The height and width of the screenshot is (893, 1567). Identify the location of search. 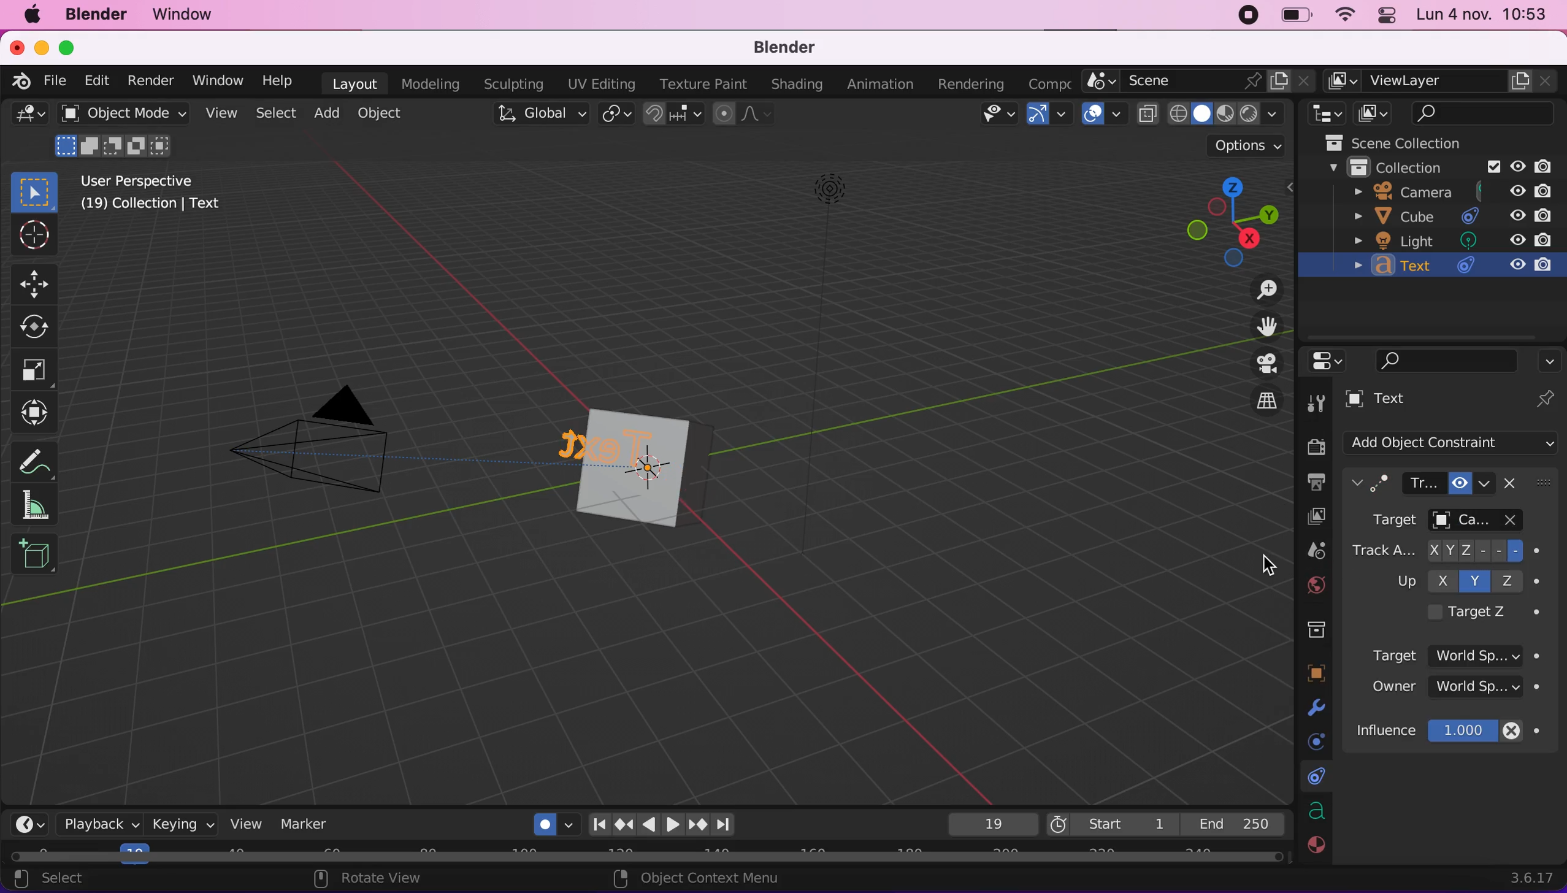
(1487, 115).